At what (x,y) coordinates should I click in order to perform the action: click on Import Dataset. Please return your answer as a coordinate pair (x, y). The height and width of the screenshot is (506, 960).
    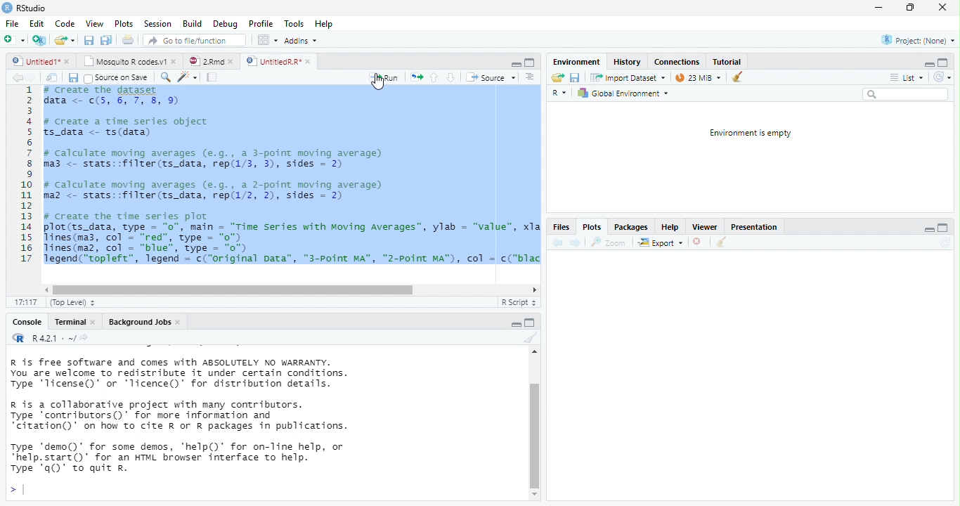
    Looking at the image, I should click on (629, 77).